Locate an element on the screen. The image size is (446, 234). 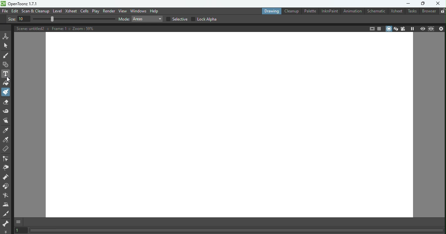
More options is located at coordinates (6, 231).